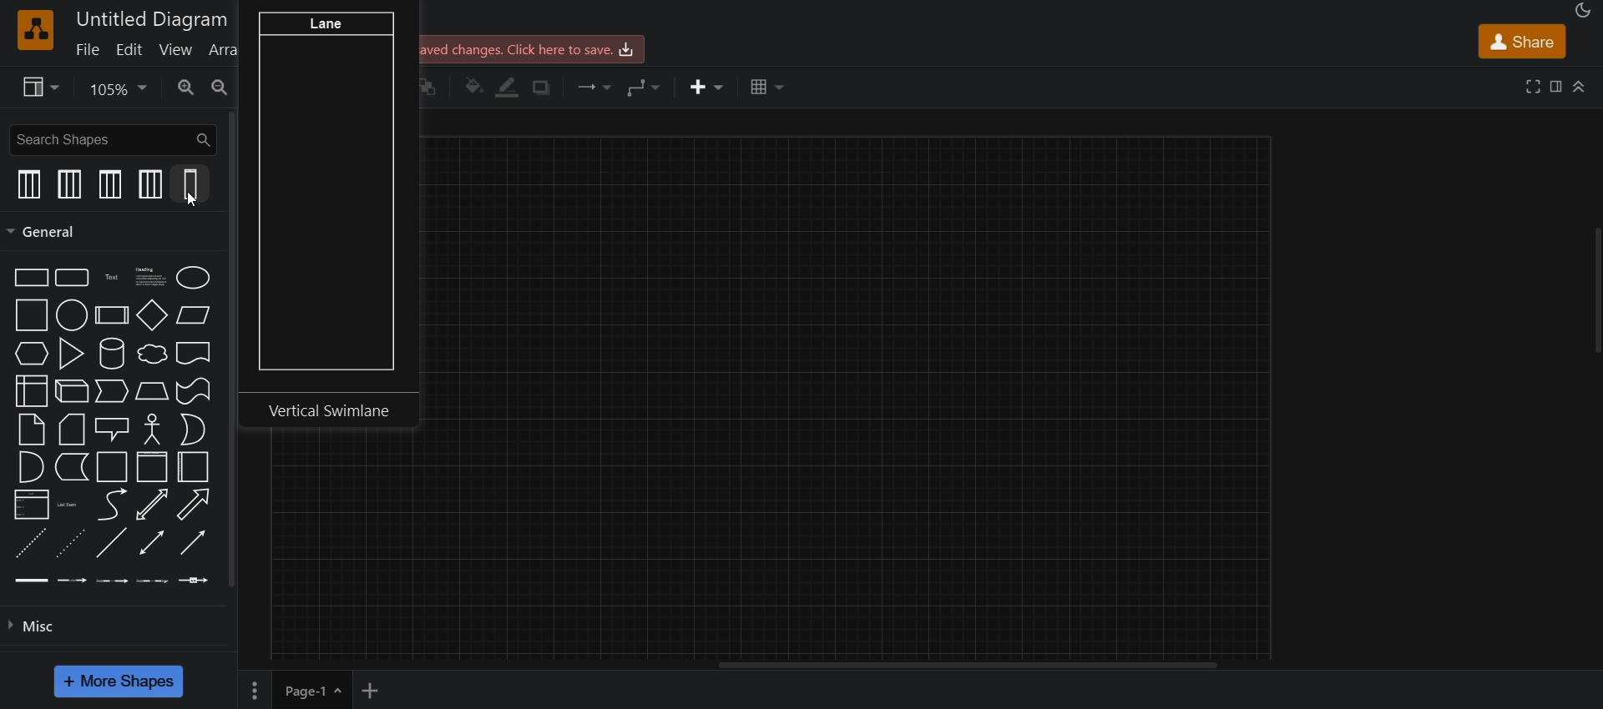 This screenshot has height=709, width=1603. I want to click on arrow, so click(194, 505).